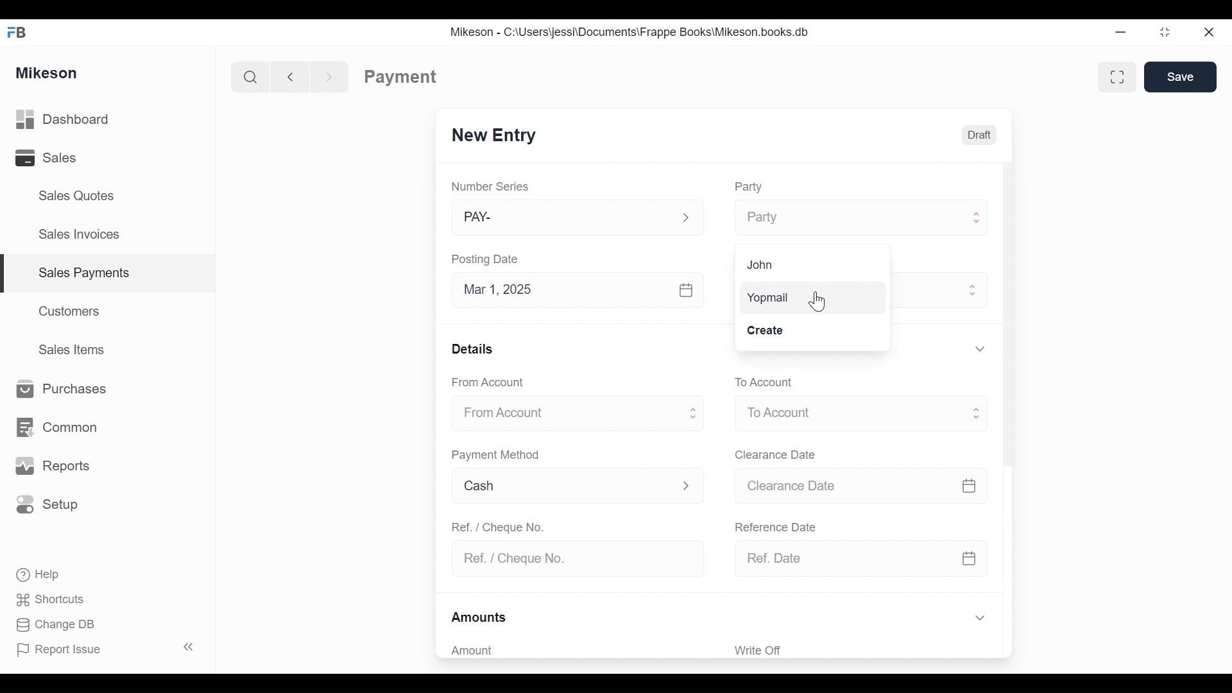  I want to click on From Account, so click(491, 382).